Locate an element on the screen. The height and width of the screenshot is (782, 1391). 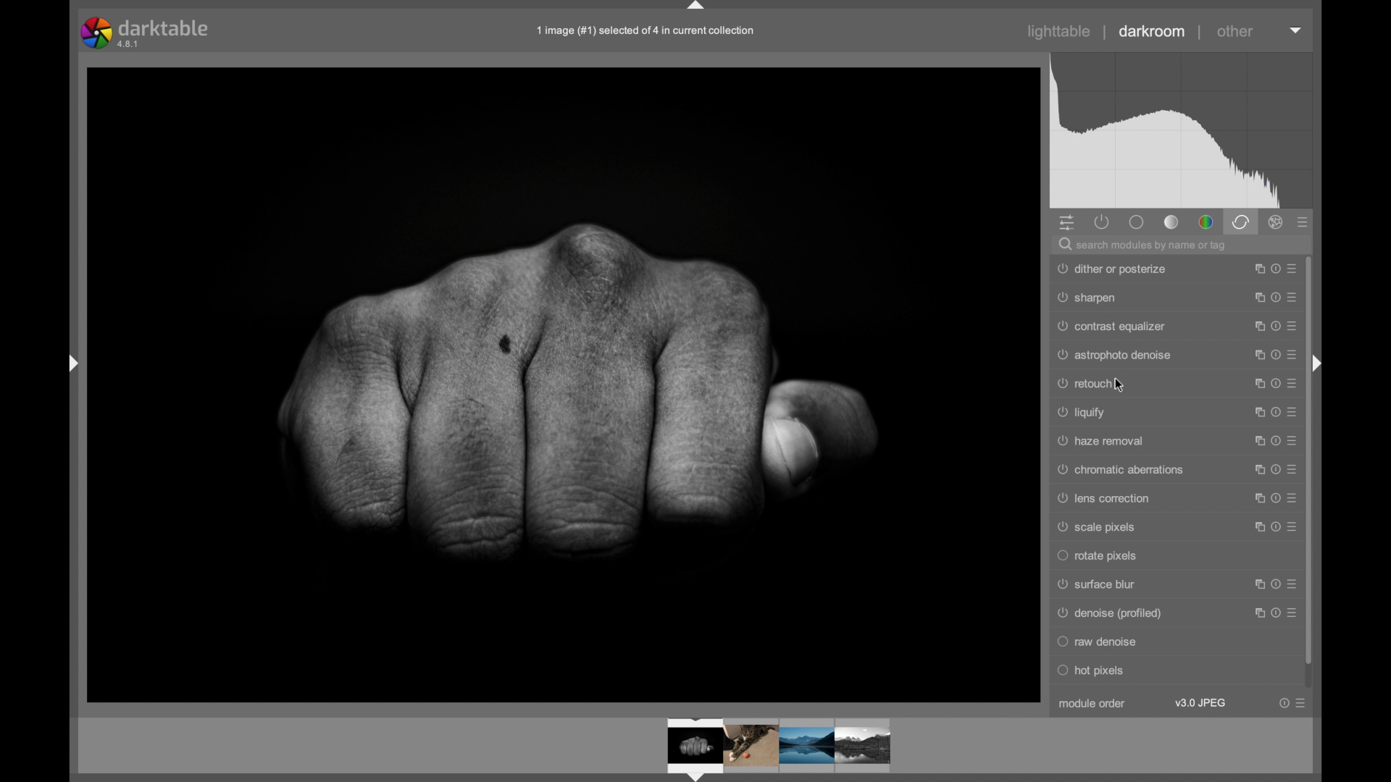
raw  denoise is located at coordinates (1099, 642).